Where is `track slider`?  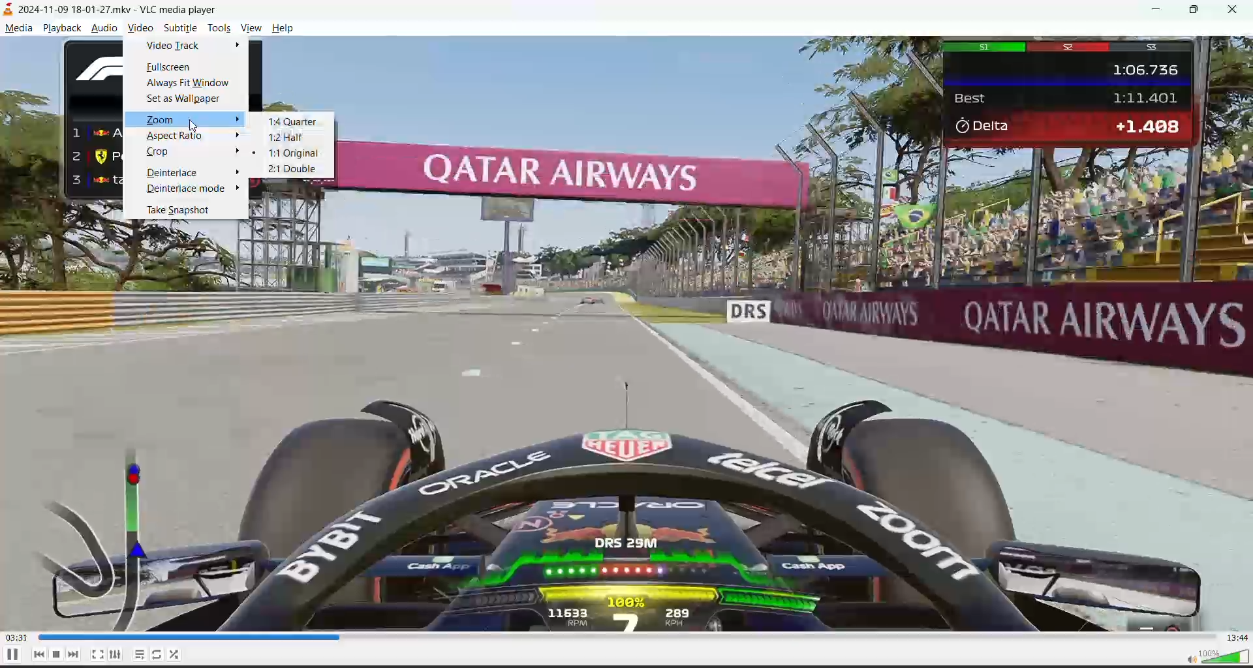 track slider is located at coordinates (621, 637).